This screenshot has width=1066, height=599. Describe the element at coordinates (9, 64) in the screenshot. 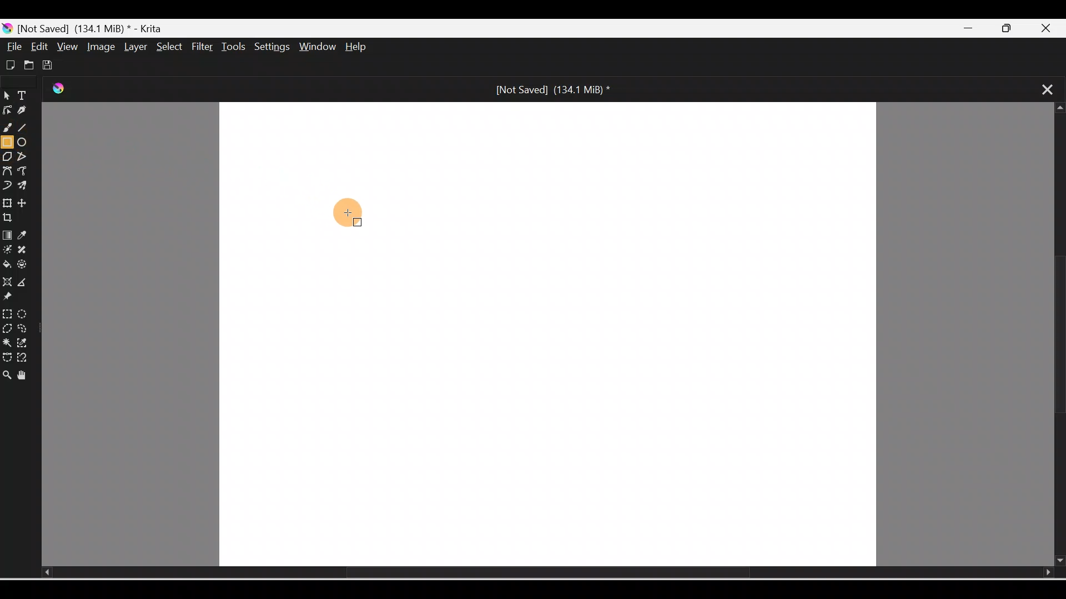

I see `Create new document` at that location.